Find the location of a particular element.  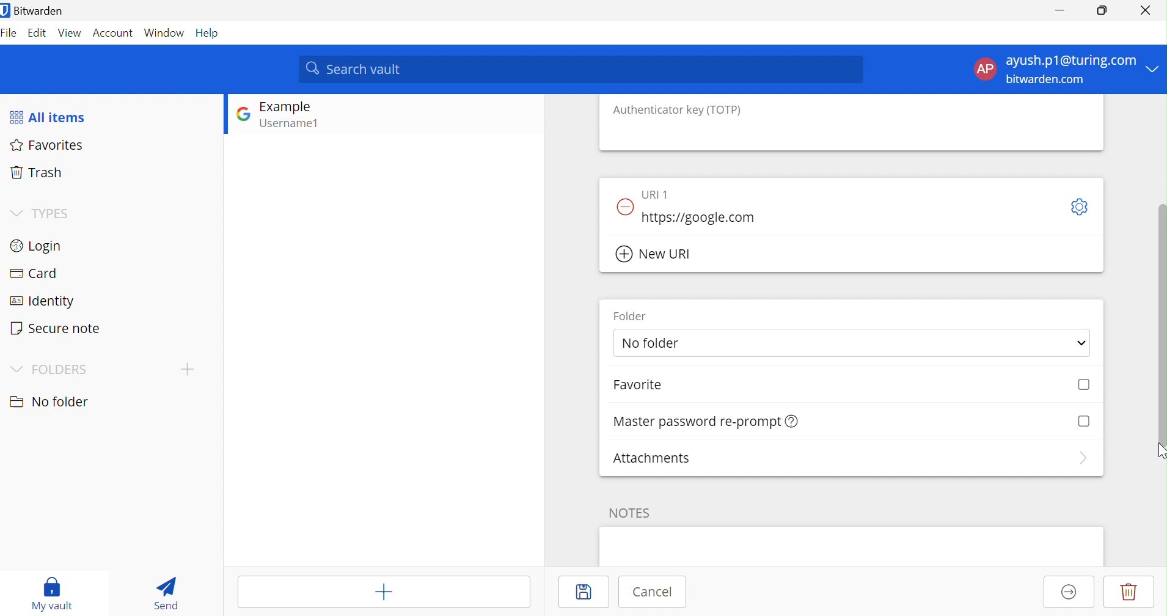

Master password re-prompt is located at coordinates (695, 422).